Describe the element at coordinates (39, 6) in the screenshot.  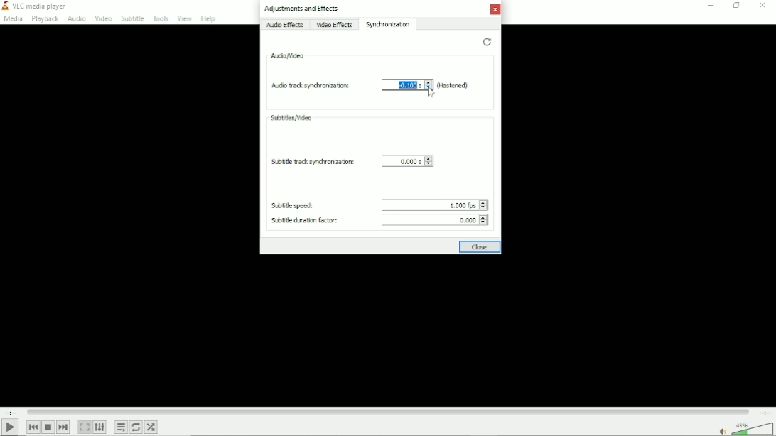
I see `Title` at that location.